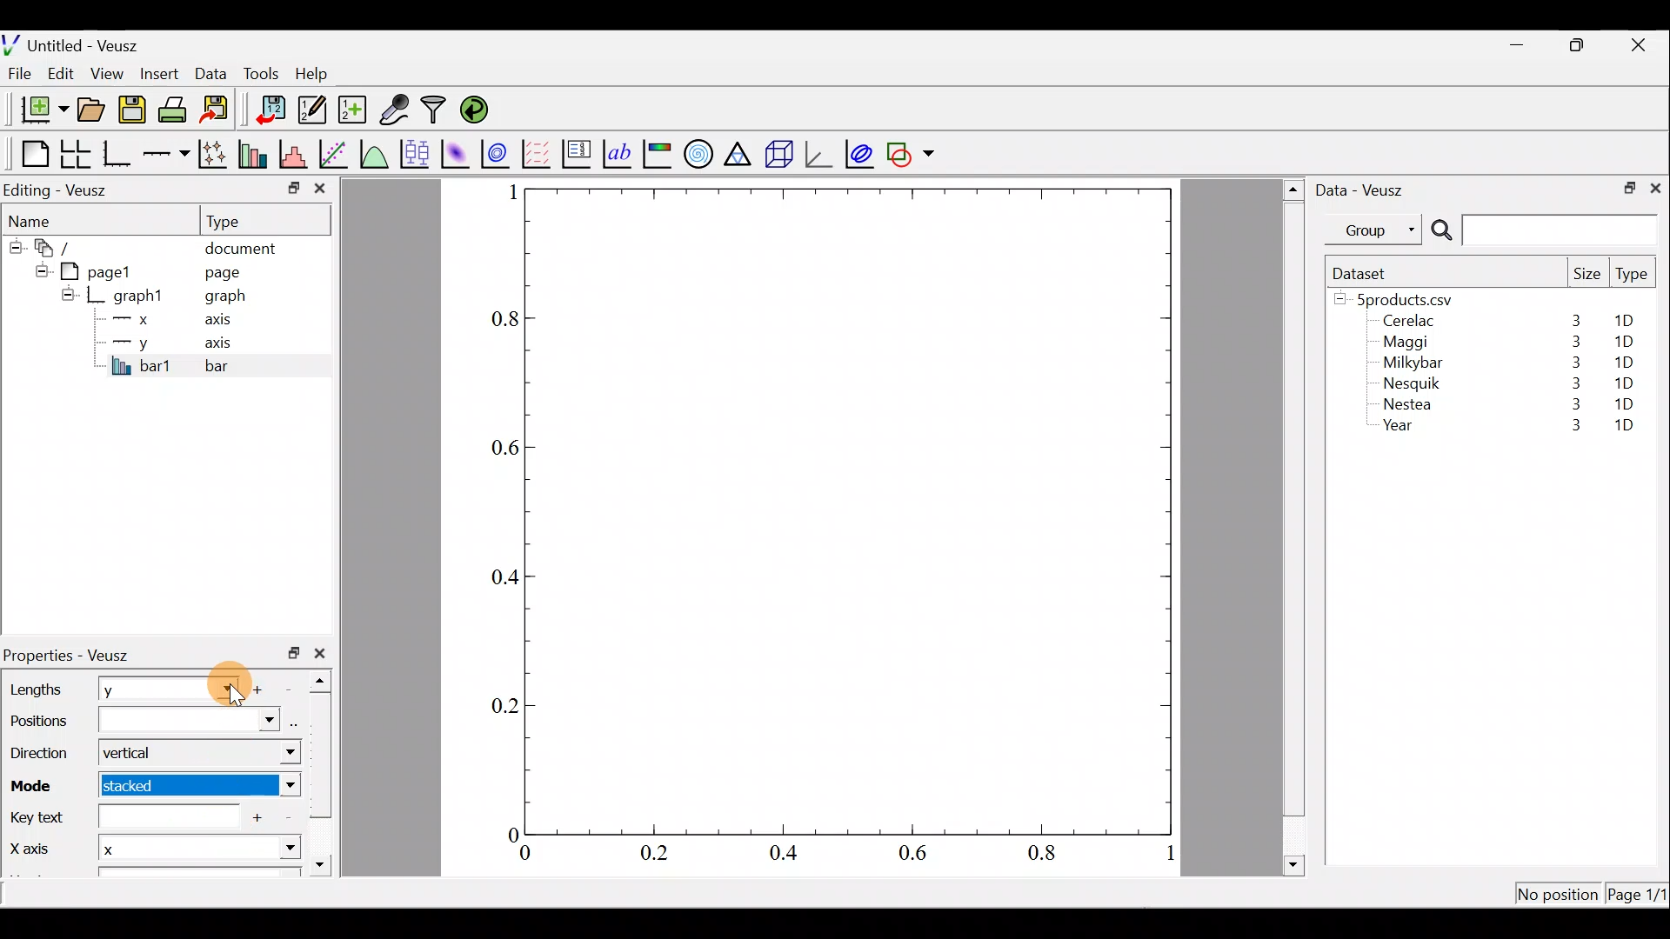 The height and width of the screenshot is (939, 1670). What do you see at coordinates (499, 153) in the screenshot?
I see `Plot a 2d dataset as contours` at bounding box center [499, 153].